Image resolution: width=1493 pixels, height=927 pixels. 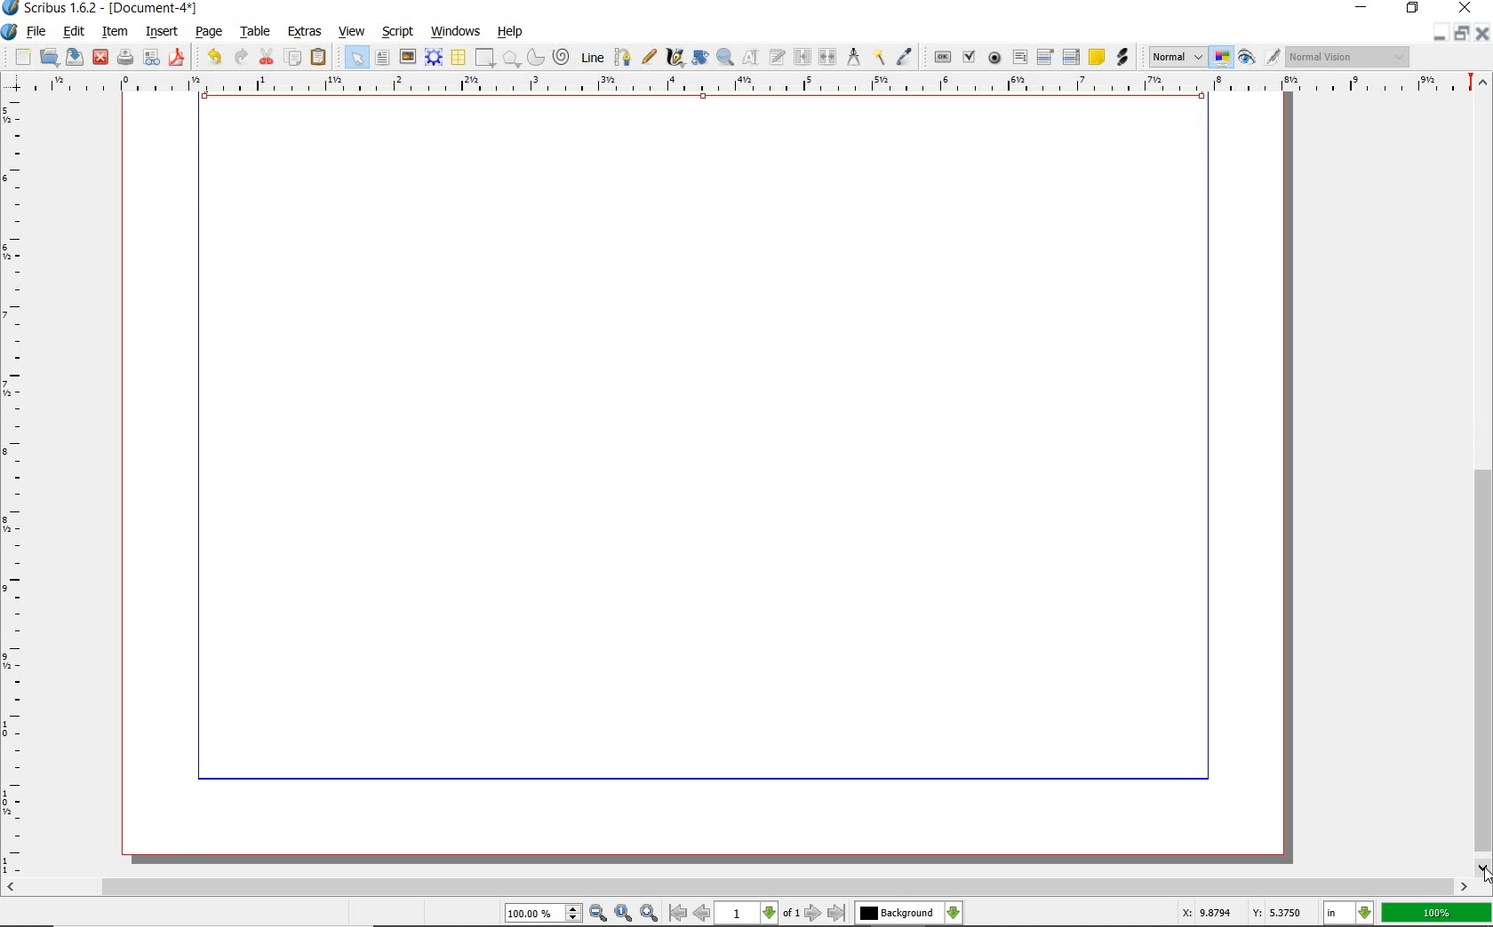 What do you see at coordinates (1349, 913) in the screenshot?
I see `in` at bounding box center [1349, 913].